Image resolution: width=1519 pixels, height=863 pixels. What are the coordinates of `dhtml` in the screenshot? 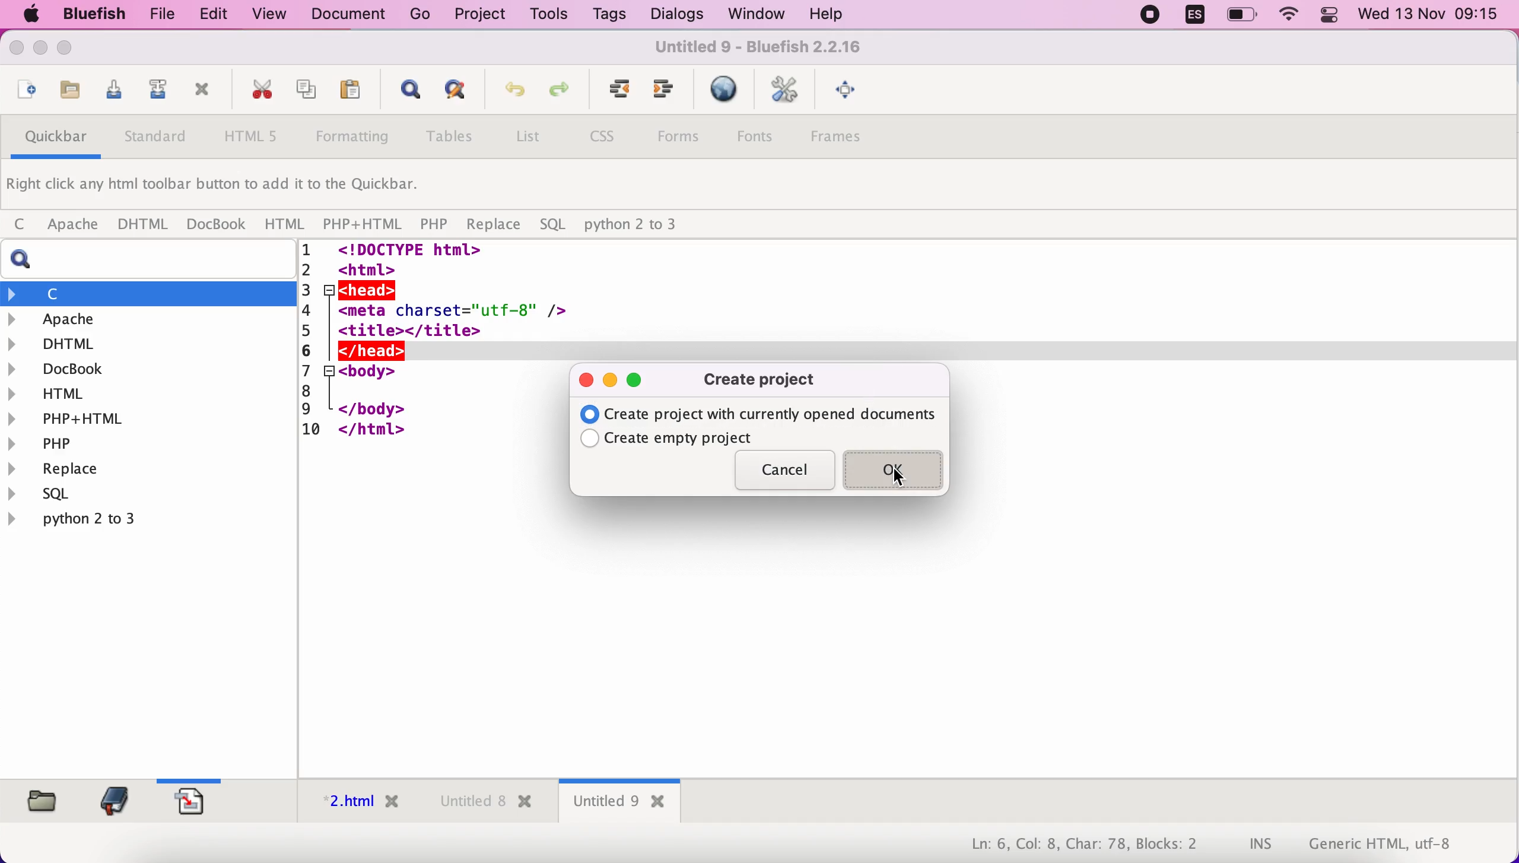 It's located at (144, 225).